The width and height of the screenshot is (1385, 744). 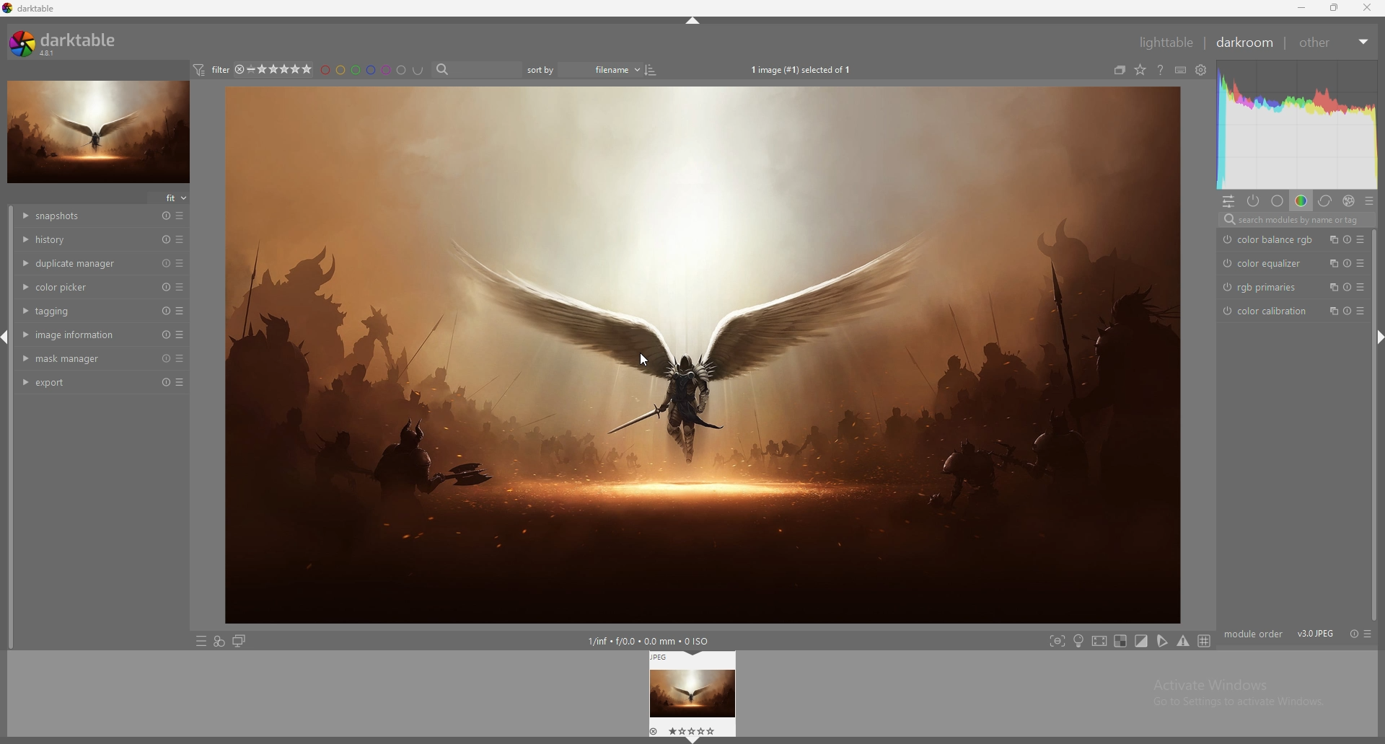 I want to click on image, so click(x=703, y=353).